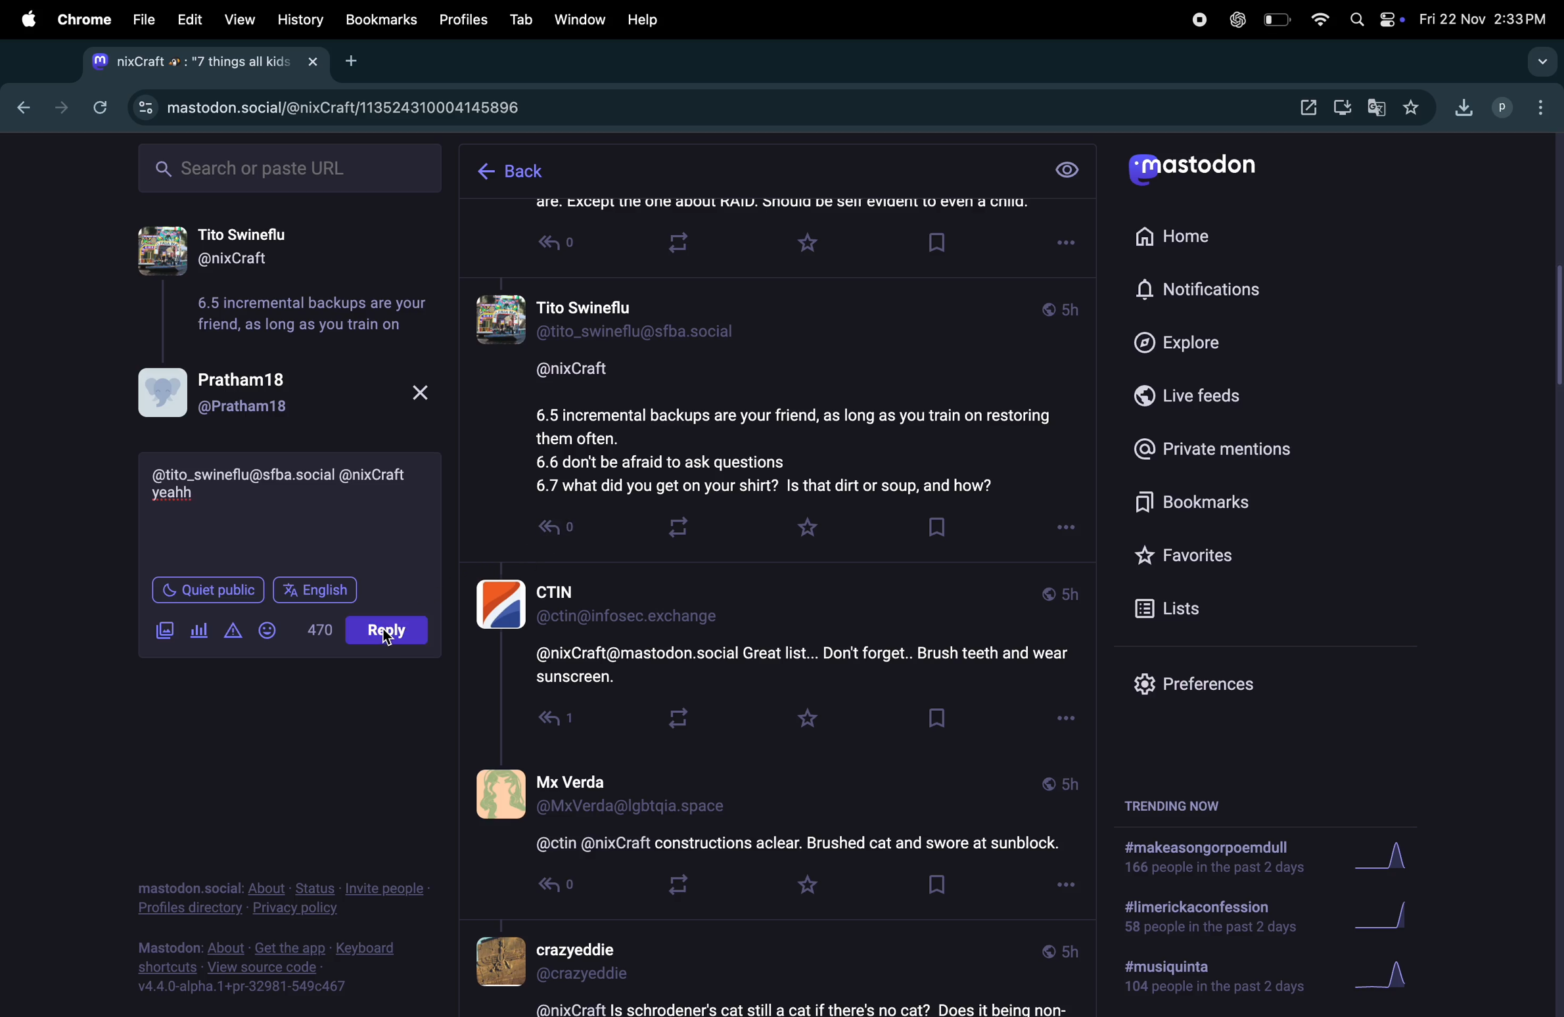 The width and height of the screenshot is (1564, 1017). Describe the element at coordinates (461, 21) in the screenshot. I see `profiles` at that location.